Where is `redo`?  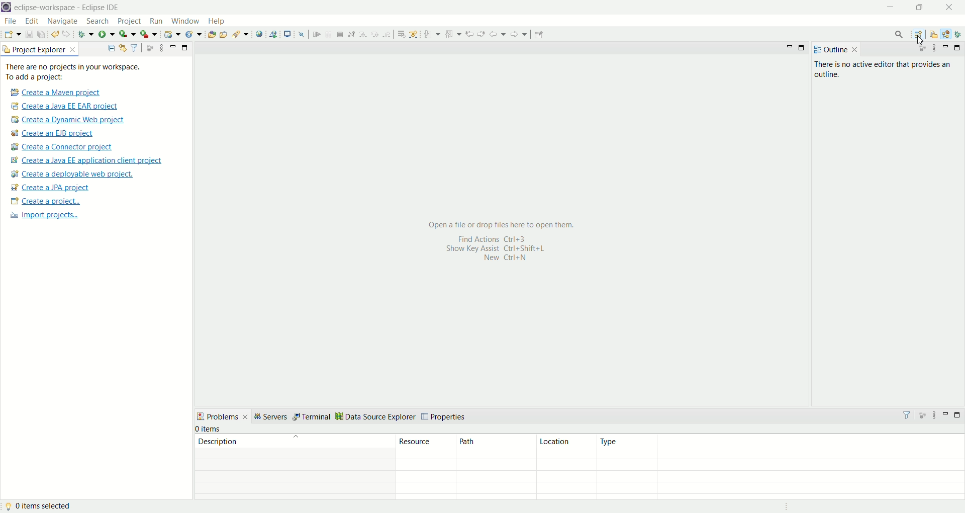
redo is located at coordinates (68, 34).